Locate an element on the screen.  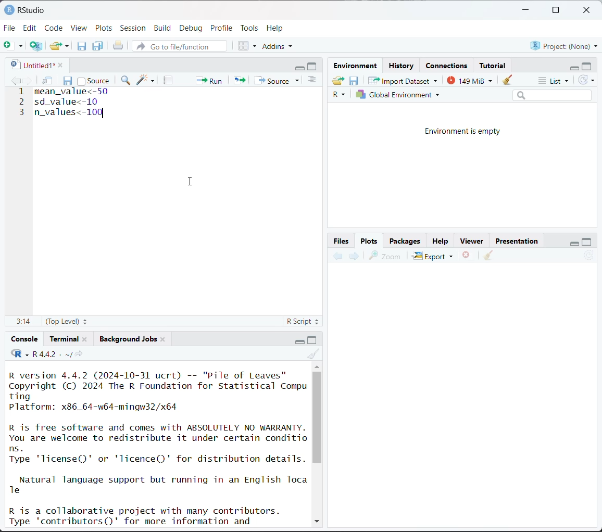
File is located at coordinates (10, 28).